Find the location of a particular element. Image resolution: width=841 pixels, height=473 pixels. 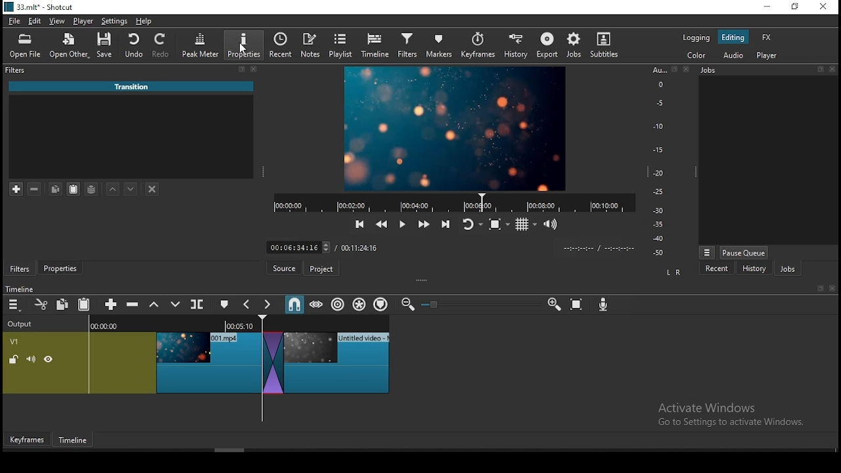

toggle zoom is located at coordinates (499, 224).